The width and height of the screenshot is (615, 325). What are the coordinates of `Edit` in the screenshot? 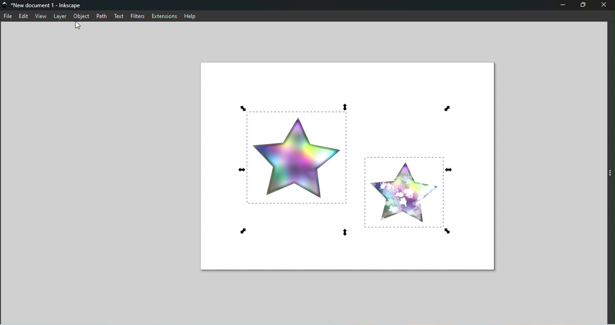 It's located at (24, 16).